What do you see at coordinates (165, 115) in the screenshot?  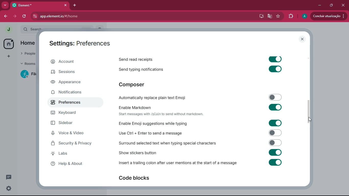 I see `‘Start messages with /plain to send without markdown.` at bounding box center [165, 115].